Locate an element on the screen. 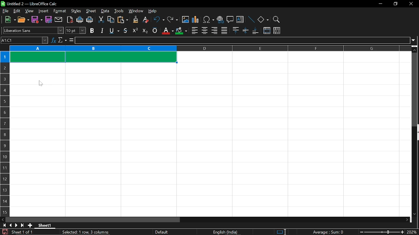 This screenshot has height=235, width=419. underline is located at coordinates (113, 31).